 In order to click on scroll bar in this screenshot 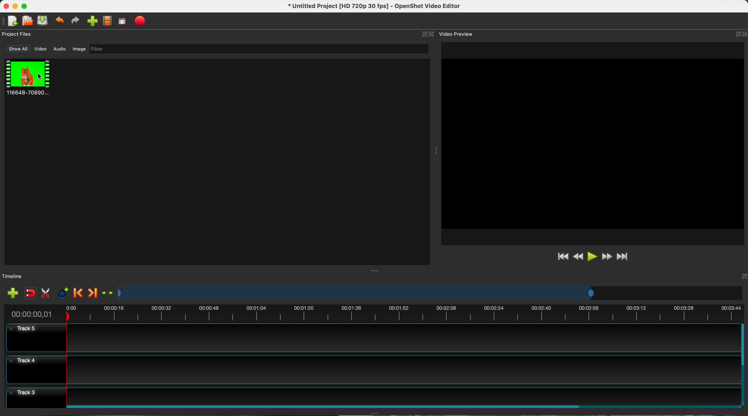, I will do `click(402, 406)`.